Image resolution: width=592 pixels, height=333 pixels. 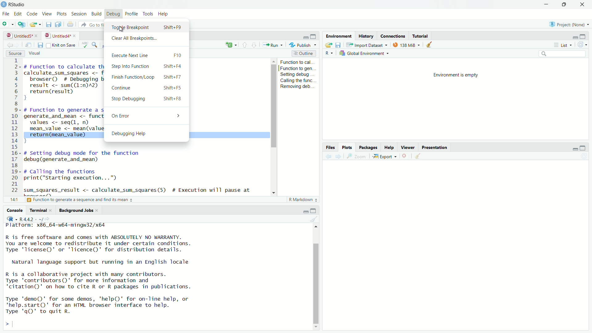 What do you see at coordinates (327, 156) in the screenshot?
I see `previous plot` at bounding box center [327, 156].